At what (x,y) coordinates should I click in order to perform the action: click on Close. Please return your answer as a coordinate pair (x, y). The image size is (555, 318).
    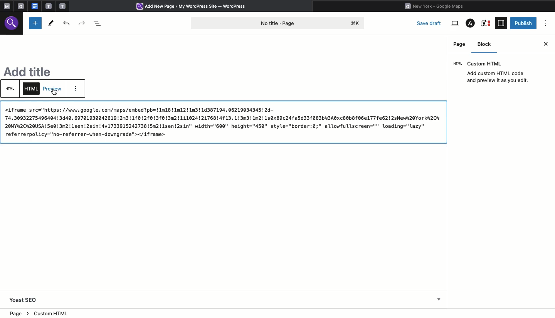
    Looking at the image, I should click on (546, 43).